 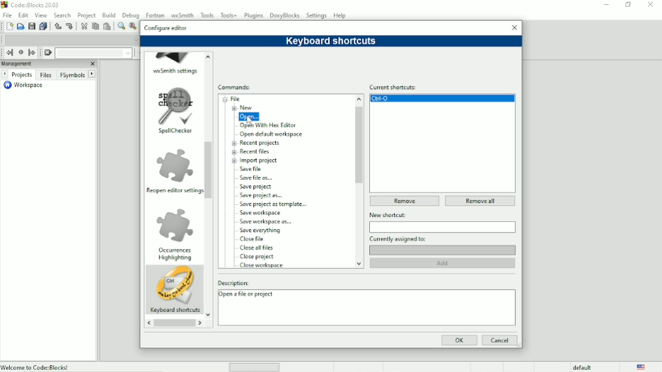 What do you see at coordinates (443, 239) in the screenshot?
I see `Currently assigned to` at bounding box center [443, 239].